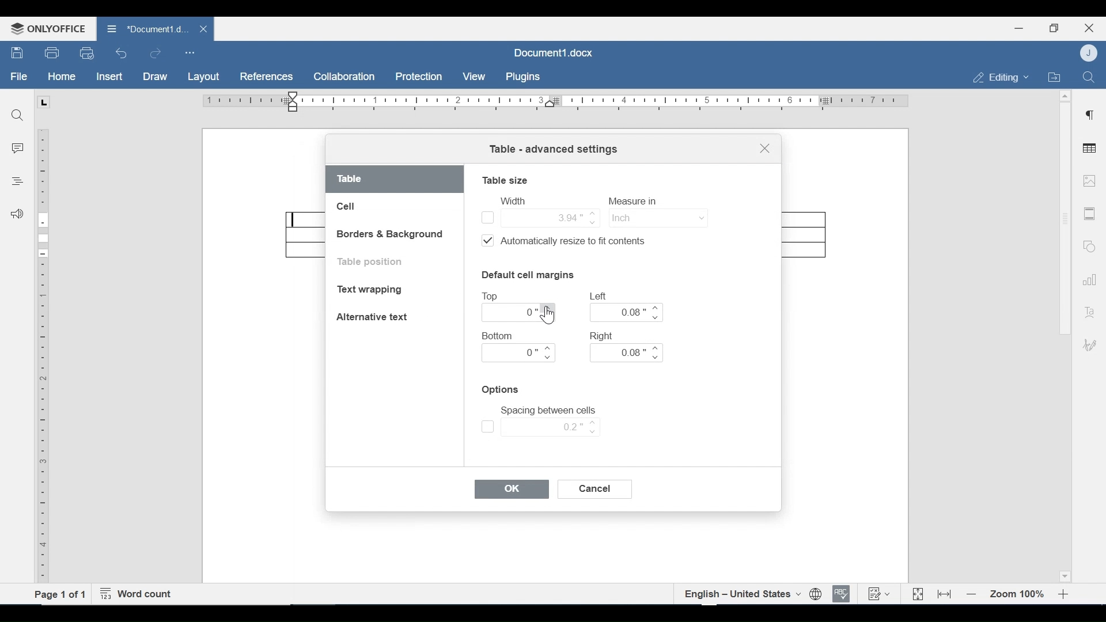  Describe the element at coordinates (139, 594) in the screenshot. I see `Word Count` at that location.